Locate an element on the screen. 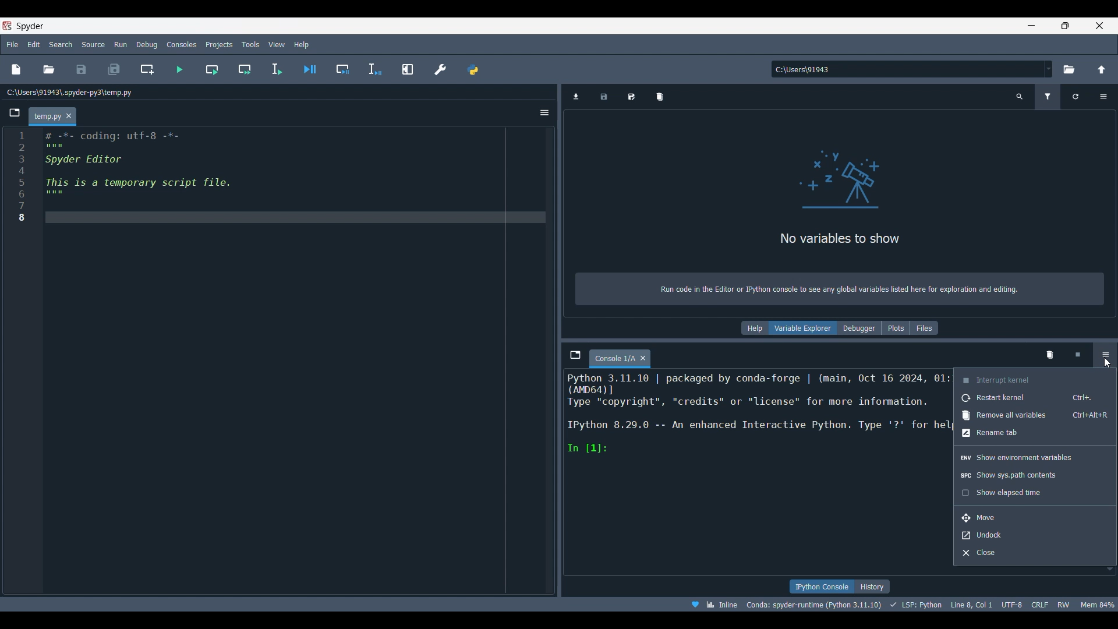  Run selection/current line is located at coordinates (277, 69).